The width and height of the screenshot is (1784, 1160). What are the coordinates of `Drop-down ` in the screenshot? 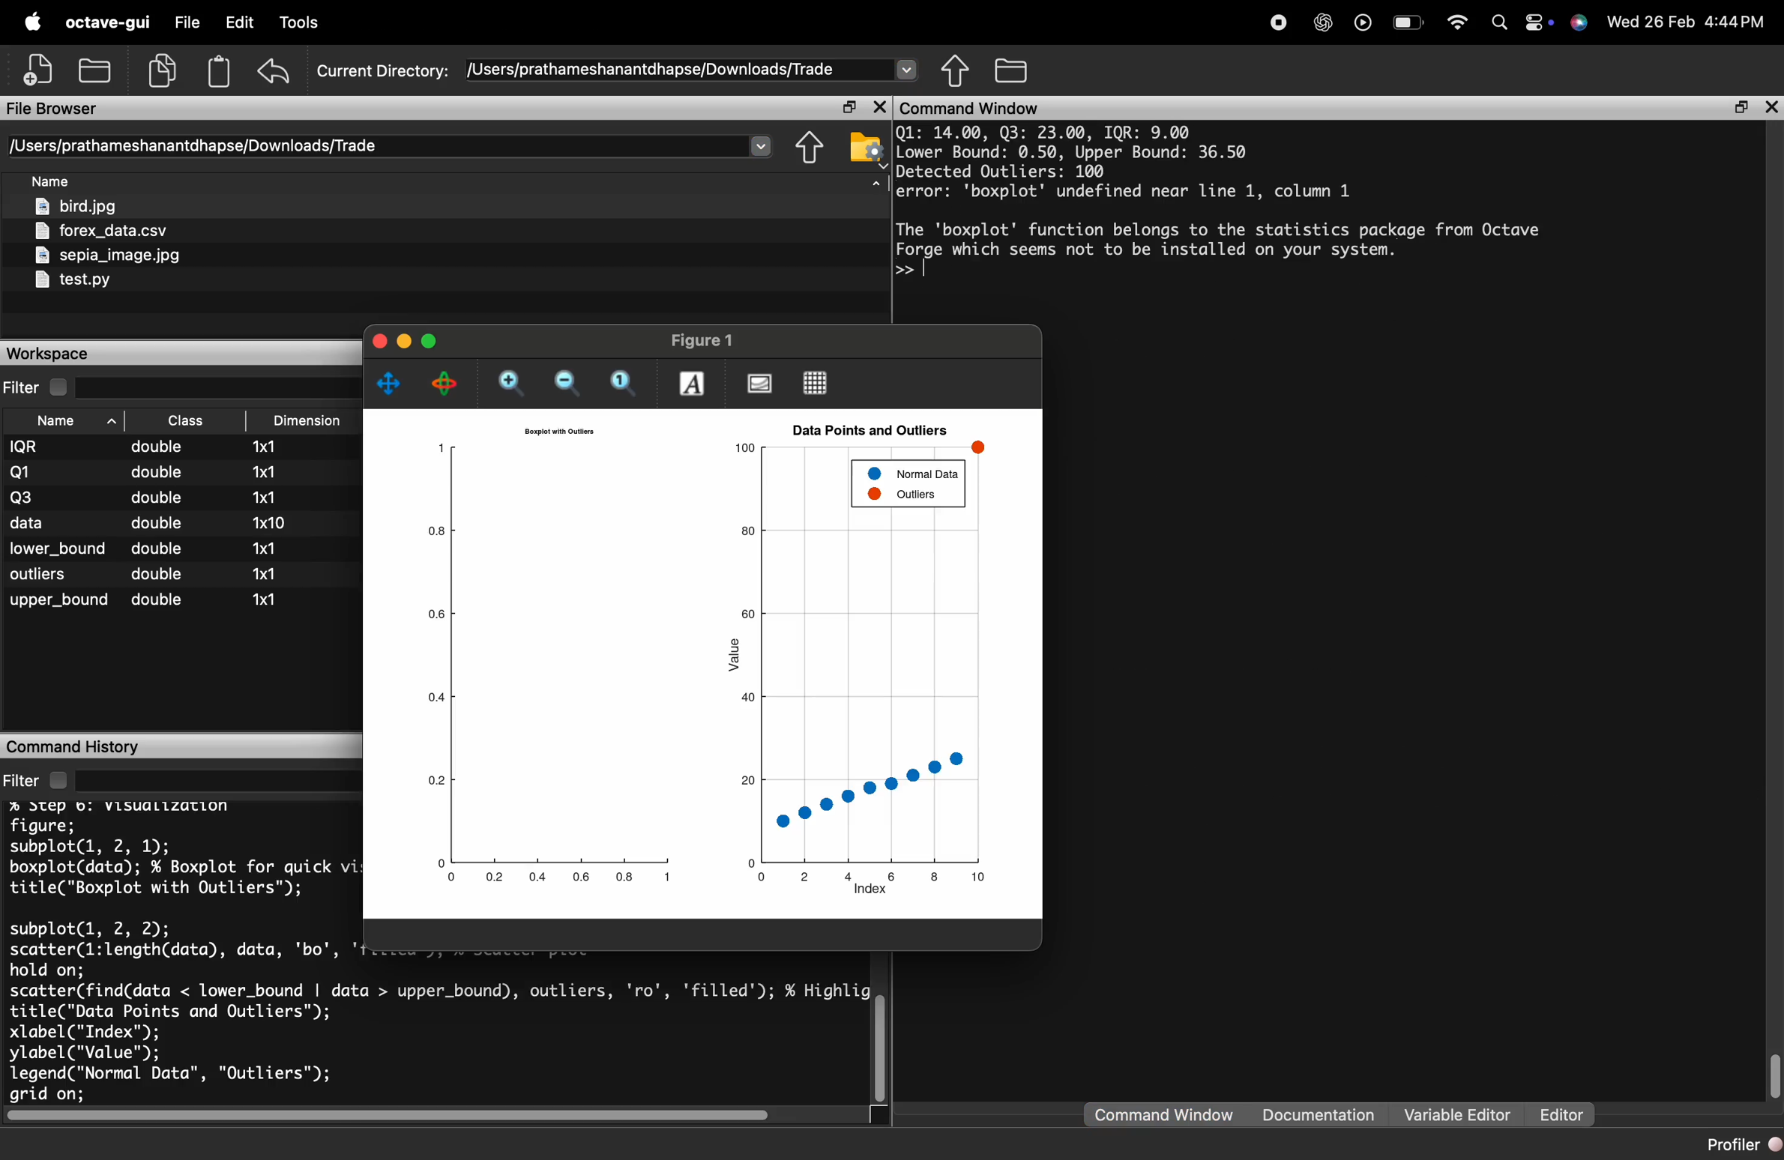 It's located at (905, 67).